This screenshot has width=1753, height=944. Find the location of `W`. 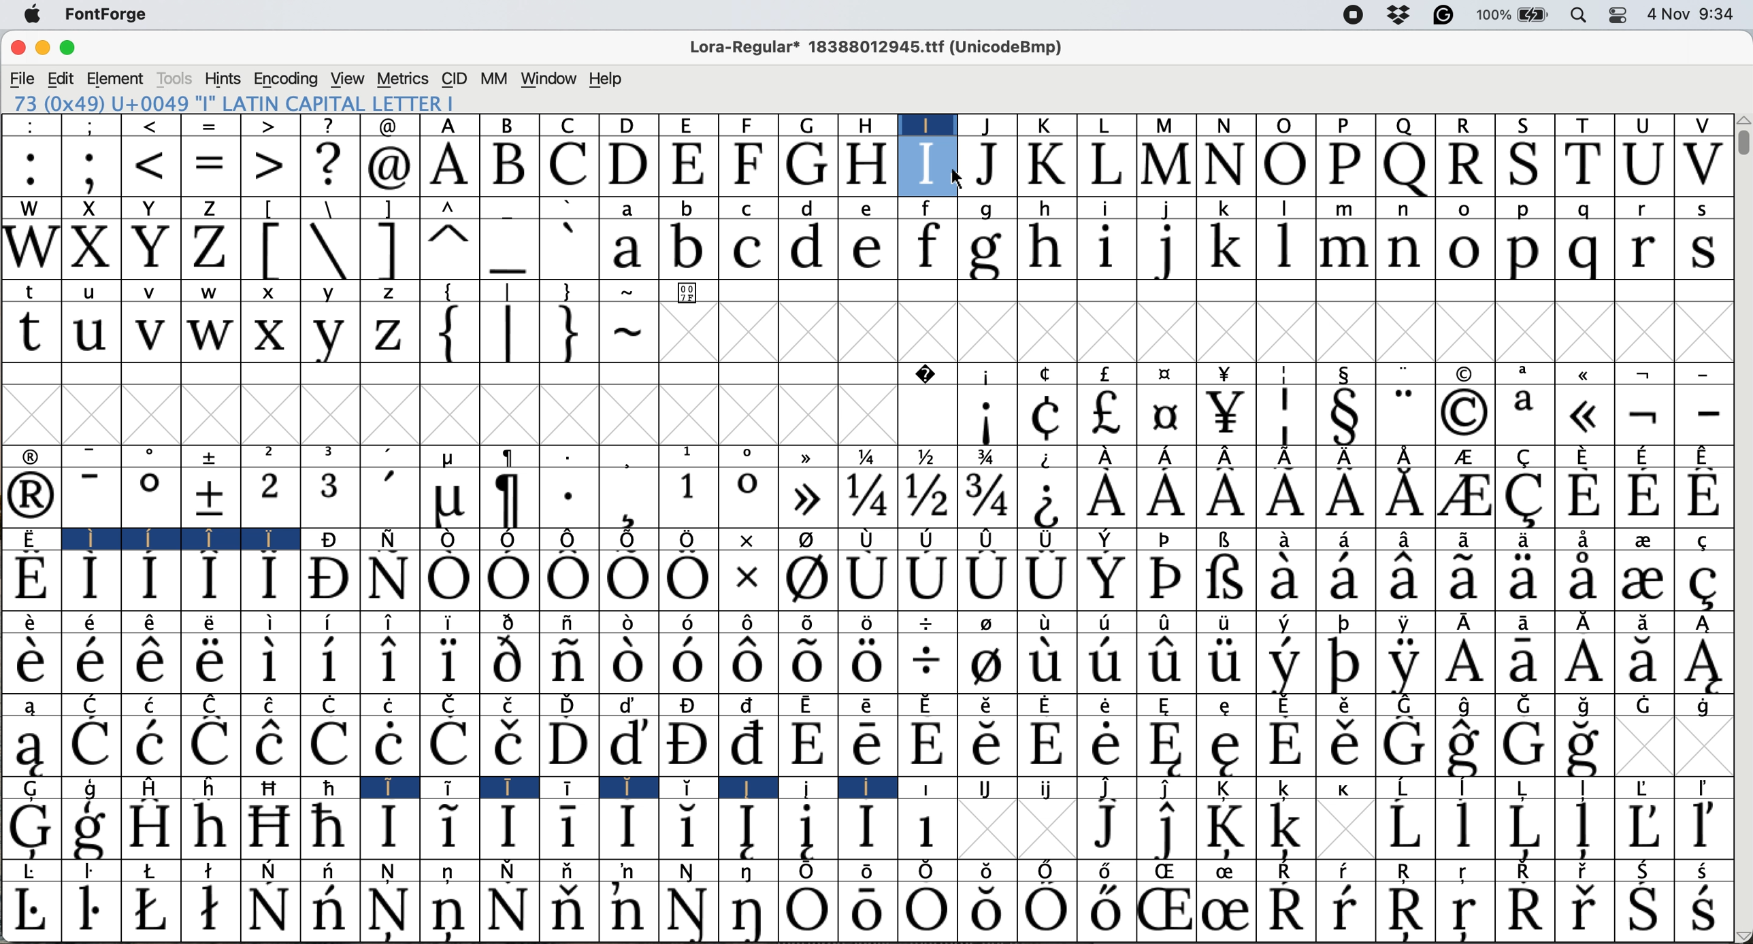

W is located at coordinates (30, 209).